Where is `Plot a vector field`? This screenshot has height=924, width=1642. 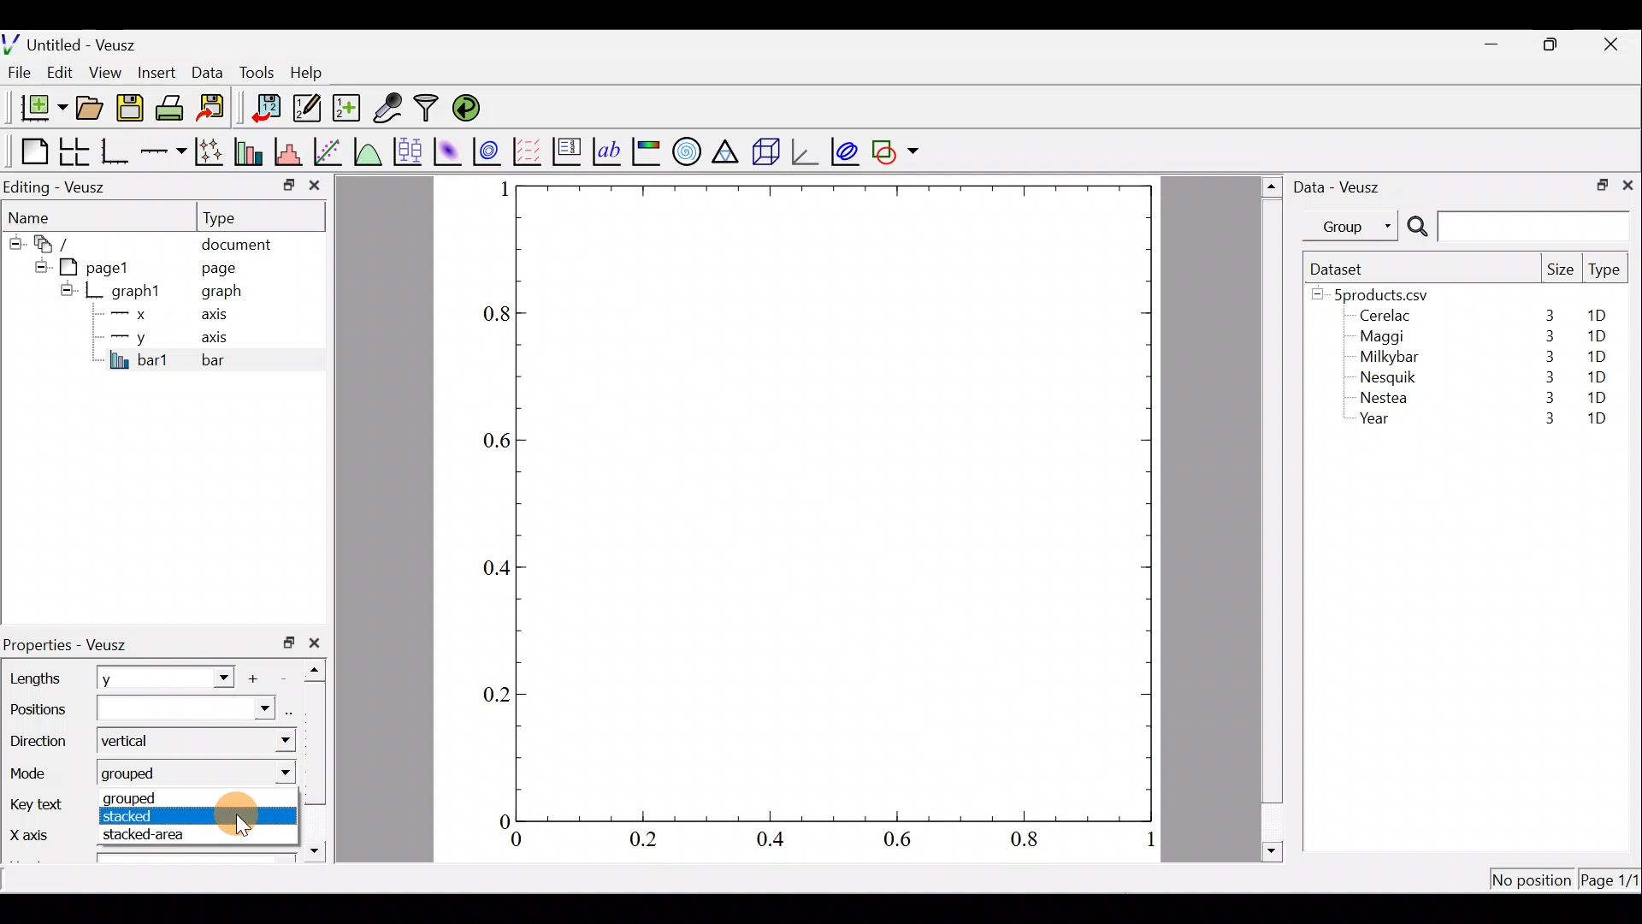 Plot a vector field is located at coordinates (530, 151).